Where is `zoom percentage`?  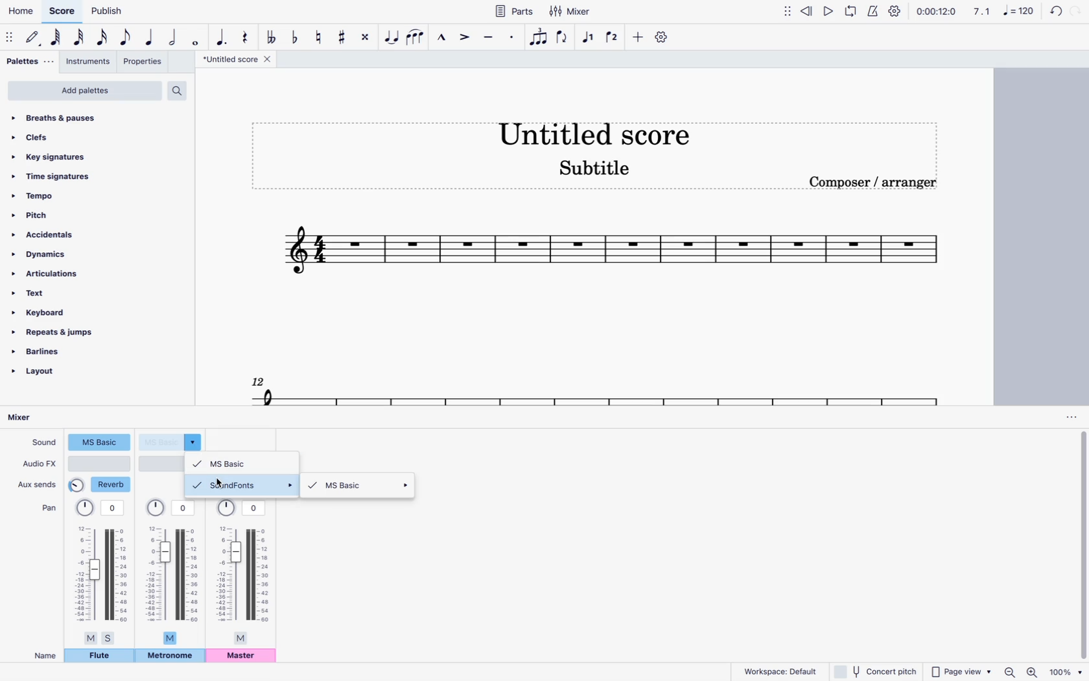 zoom percentage is located at coordinates (1066, 672).